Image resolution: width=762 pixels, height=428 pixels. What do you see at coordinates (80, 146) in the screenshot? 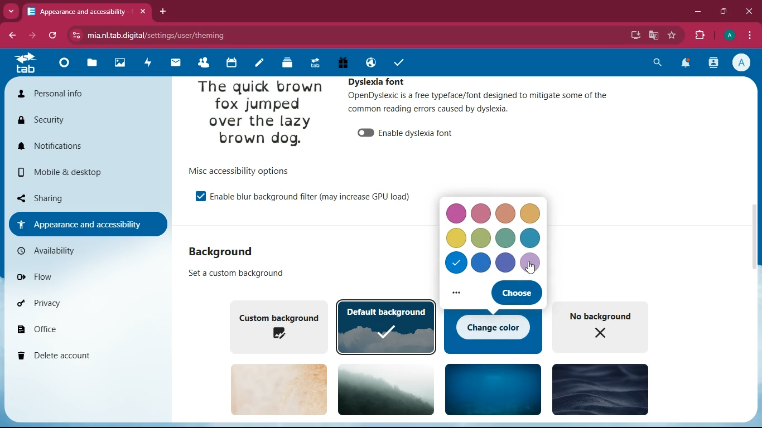
I see `notifications` at bounding box center [80, 146].